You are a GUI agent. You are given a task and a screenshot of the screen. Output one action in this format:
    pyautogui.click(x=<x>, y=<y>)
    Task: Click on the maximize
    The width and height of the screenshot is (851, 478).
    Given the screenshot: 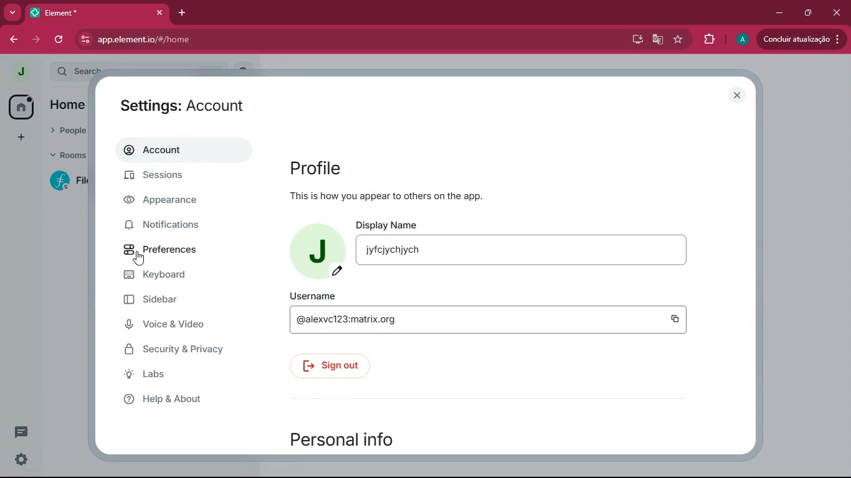 What is the action you would take?
    pyautogui.click(x=809, y=12)
    